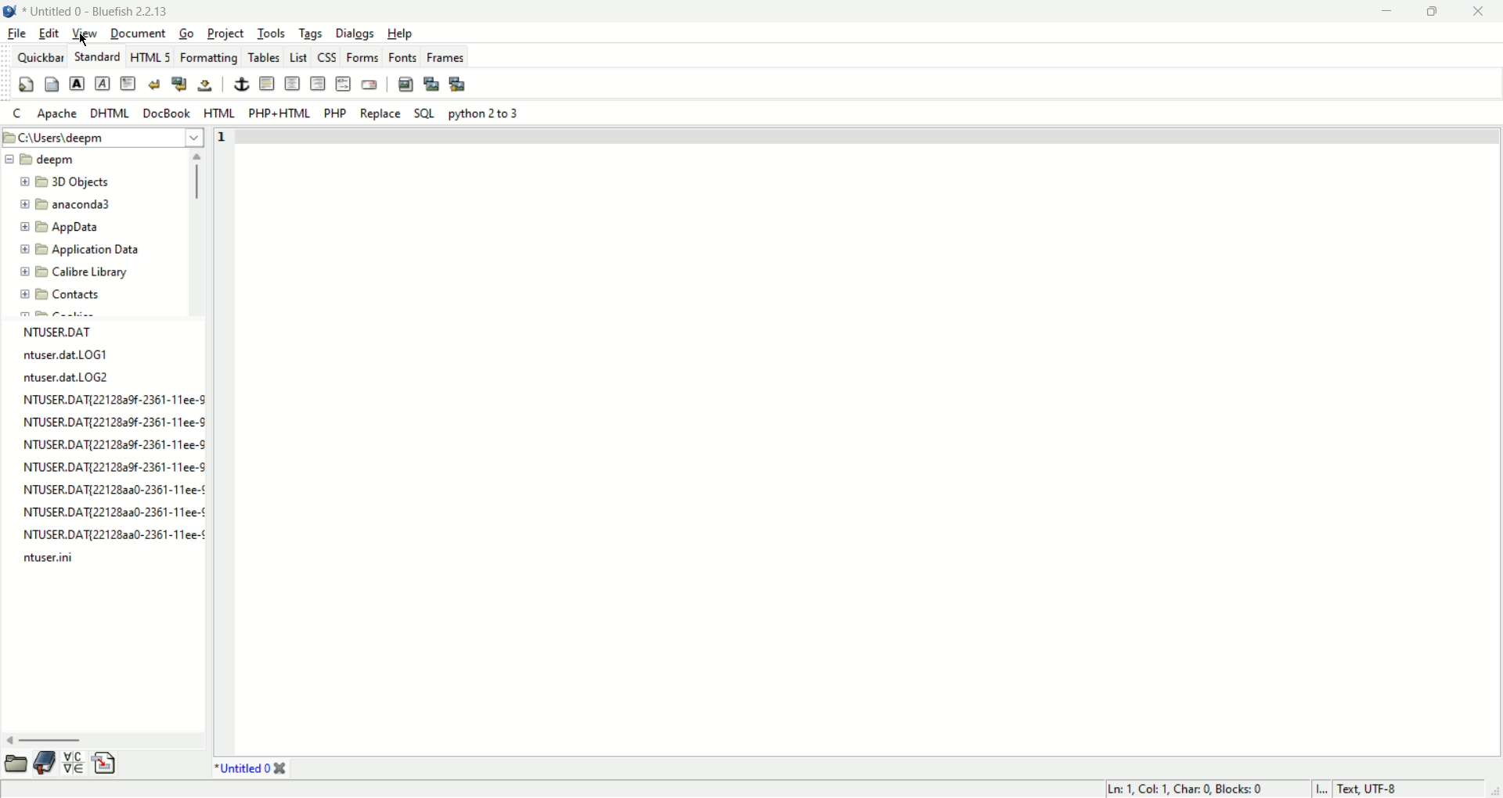  What do you see at coordinates (17, 112) in the screenshot?
I see `C` at bounding box center [17, 112].